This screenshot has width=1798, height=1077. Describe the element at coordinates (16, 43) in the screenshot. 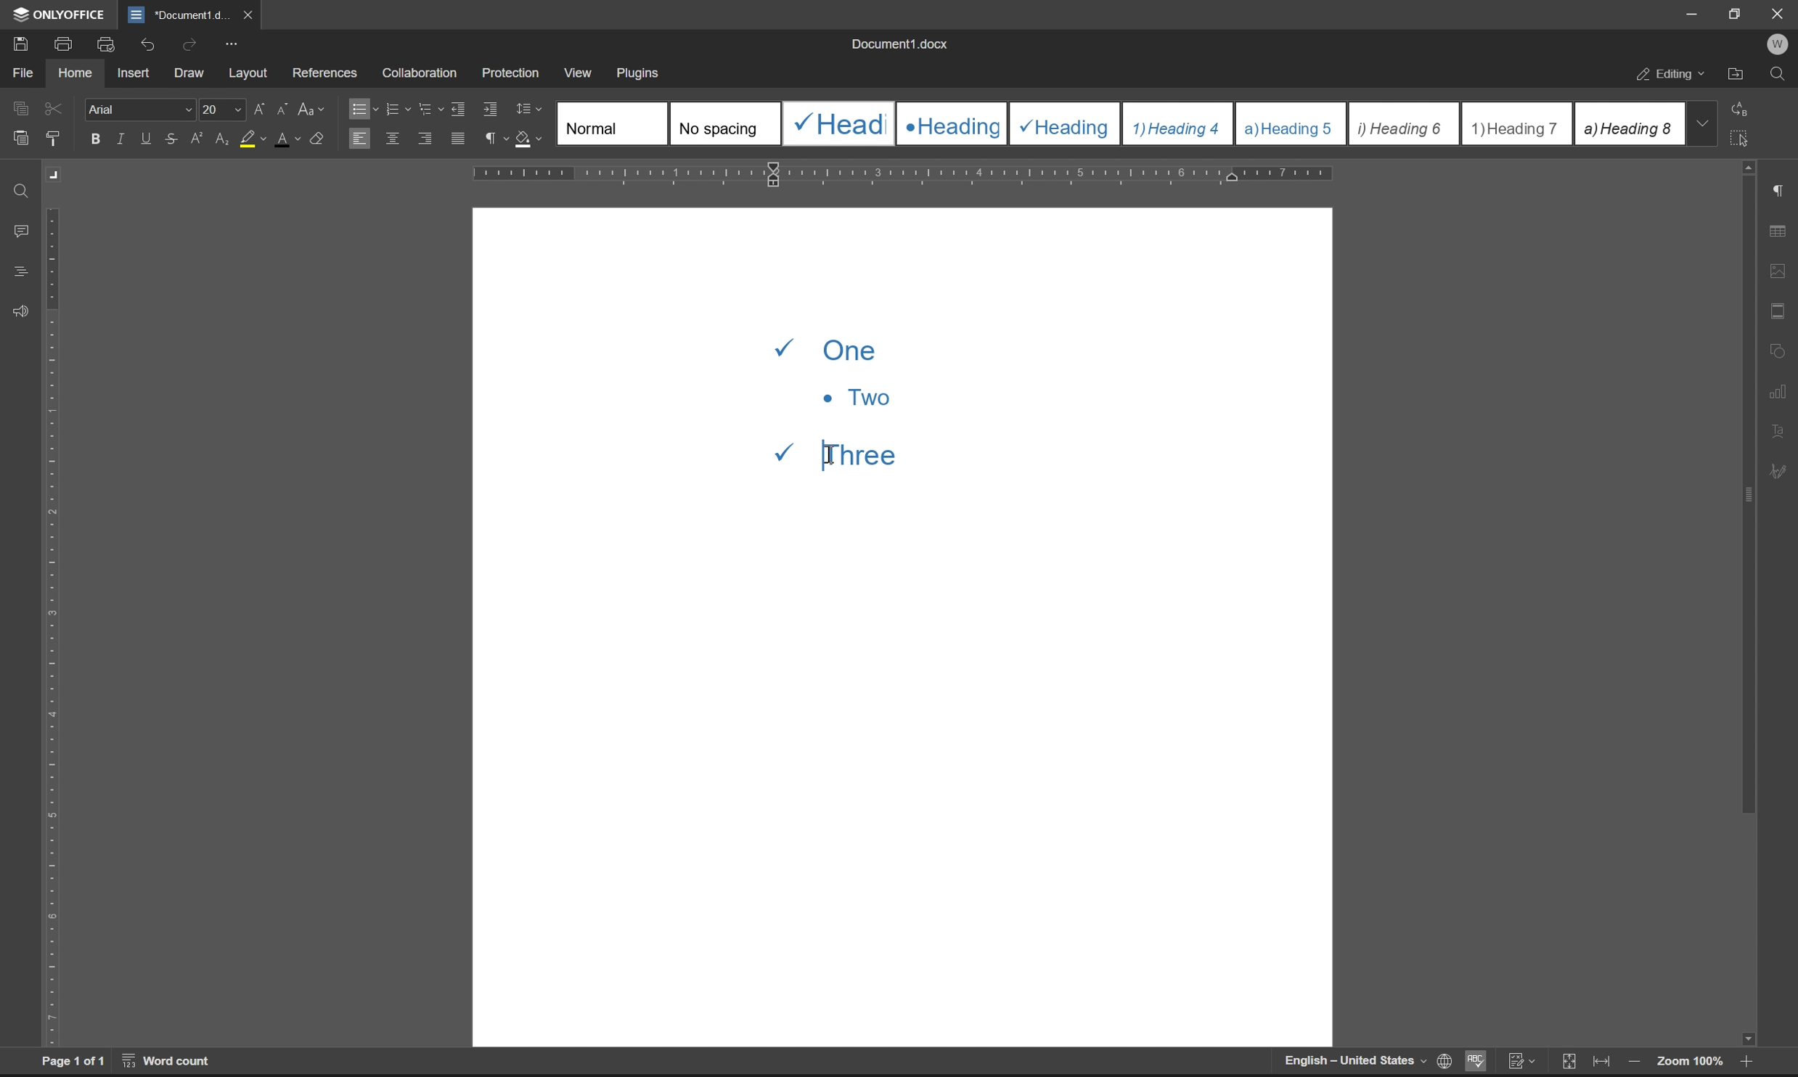

I see `save` at that location.